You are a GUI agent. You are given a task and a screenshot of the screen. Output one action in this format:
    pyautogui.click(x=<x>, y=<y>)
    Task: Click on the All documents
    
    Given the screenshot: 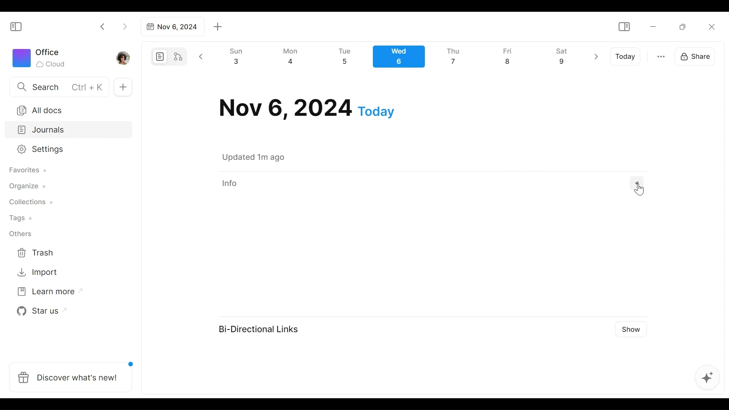 What is the action you would take?
    pyautogui.click(x=66, y=109)
    